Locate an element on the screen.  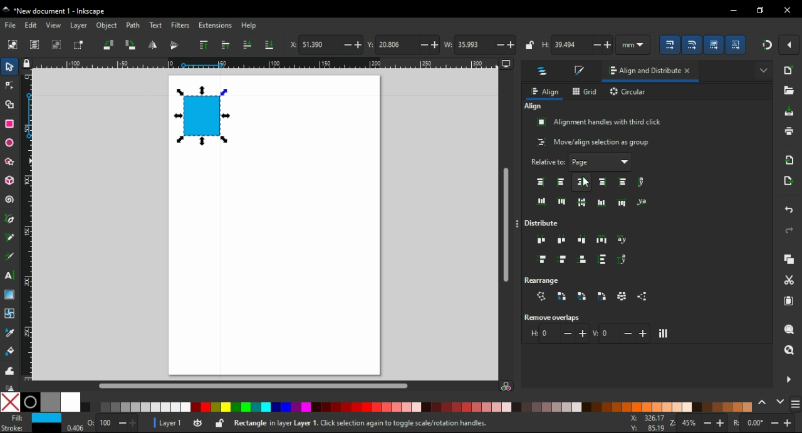
align bottom edges is located at coordinates (582, 203).